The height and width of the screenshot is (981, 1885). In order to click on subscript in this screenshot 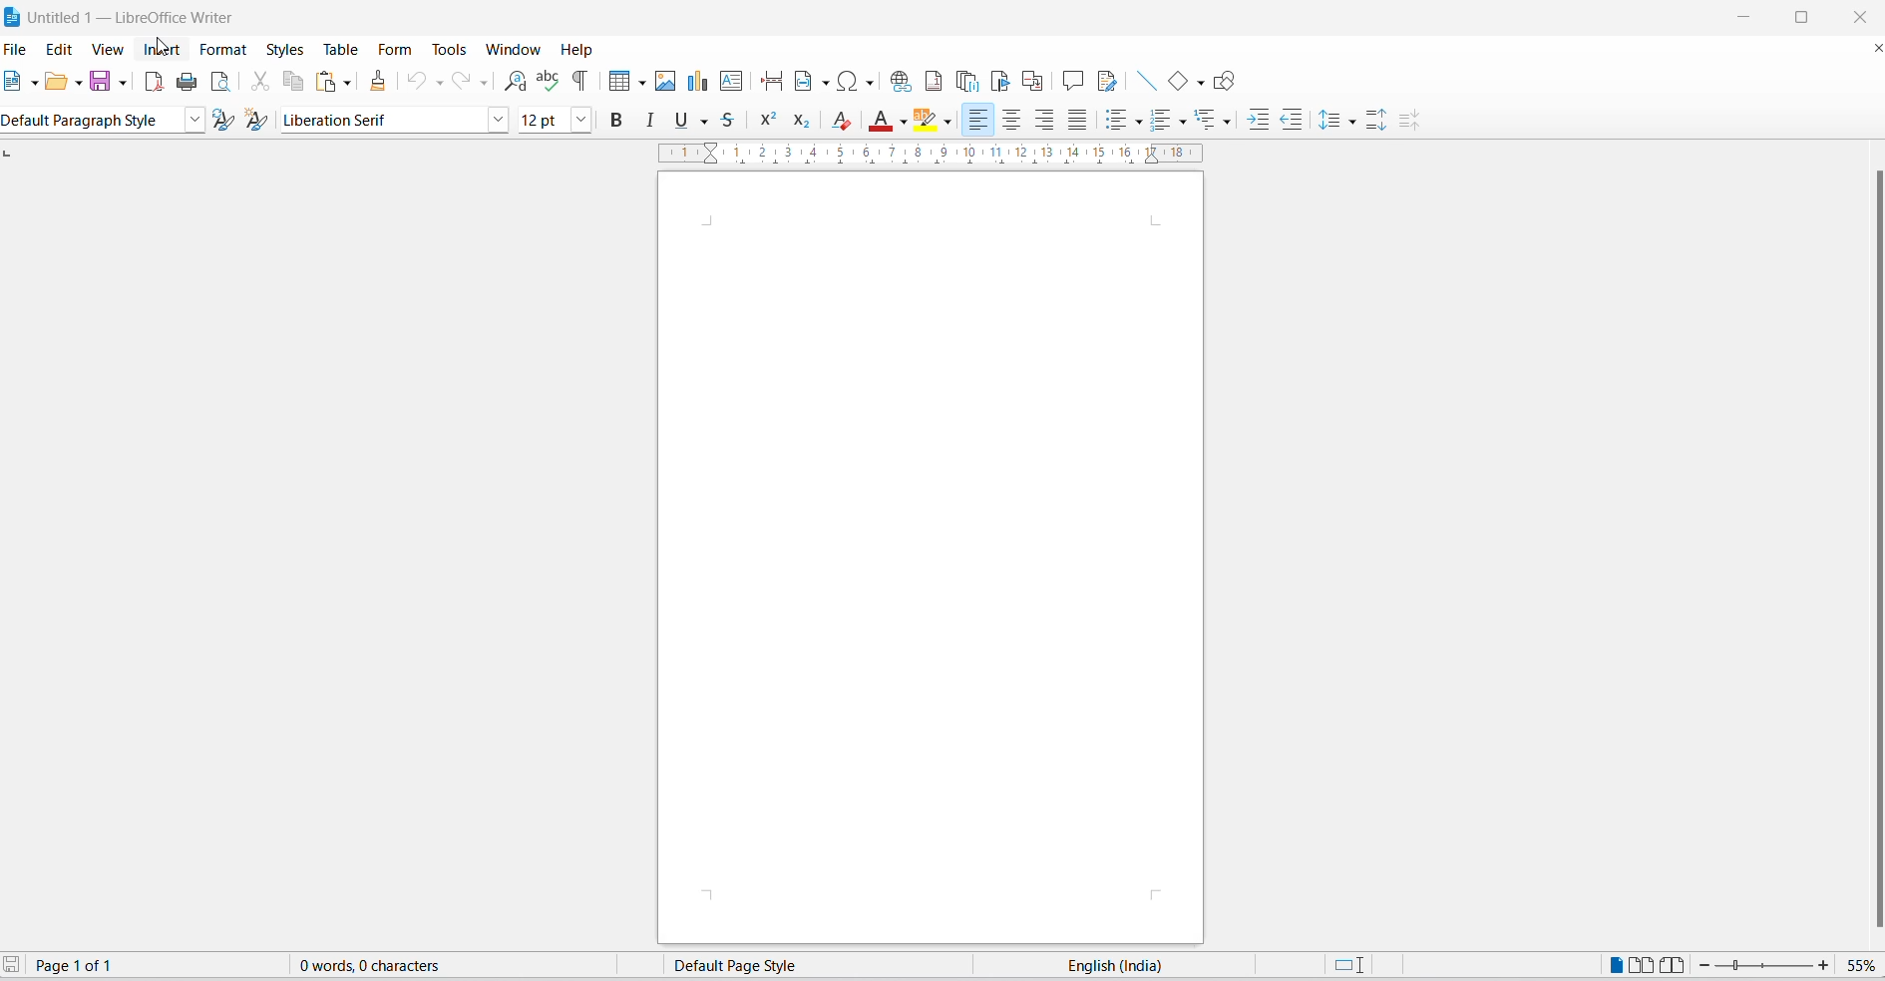, I will do `click(805, 121)`.